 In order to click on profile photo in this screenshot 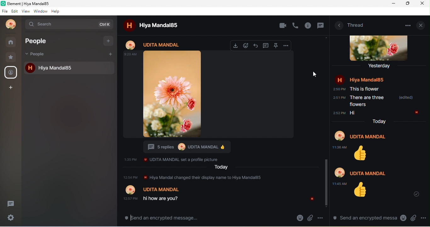, I will do `click(11, 25)`.